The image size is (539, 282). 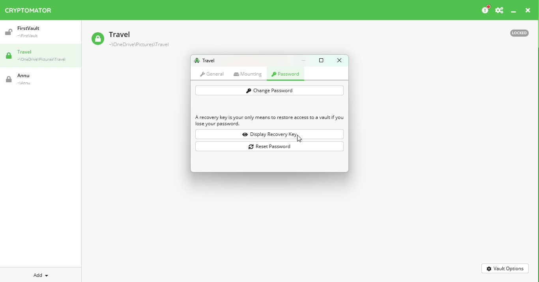 What do you see at coordinates (323, 60) in the screenshot?
I see `Maximize` at bounding box center [323, 60].